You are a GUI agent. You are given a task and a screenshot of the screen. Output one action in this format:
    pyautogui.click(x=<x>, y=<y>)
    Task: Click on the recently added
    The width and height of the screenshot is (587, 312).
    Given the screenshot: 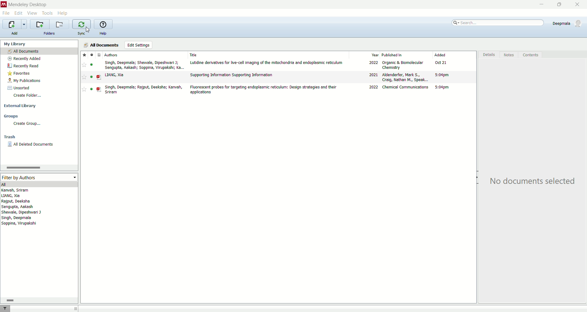 What is the action you would take?
    pyautogui.click(x=24, y=58)
    